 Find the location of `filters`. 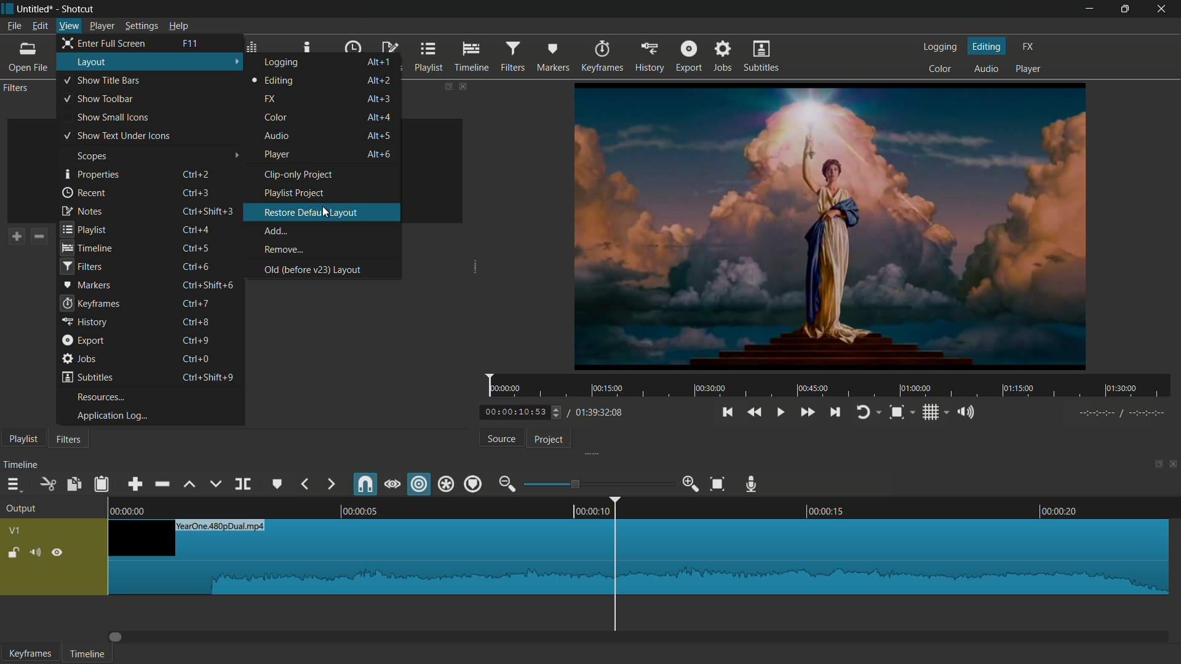

filters is located at coordinates (514, 56).